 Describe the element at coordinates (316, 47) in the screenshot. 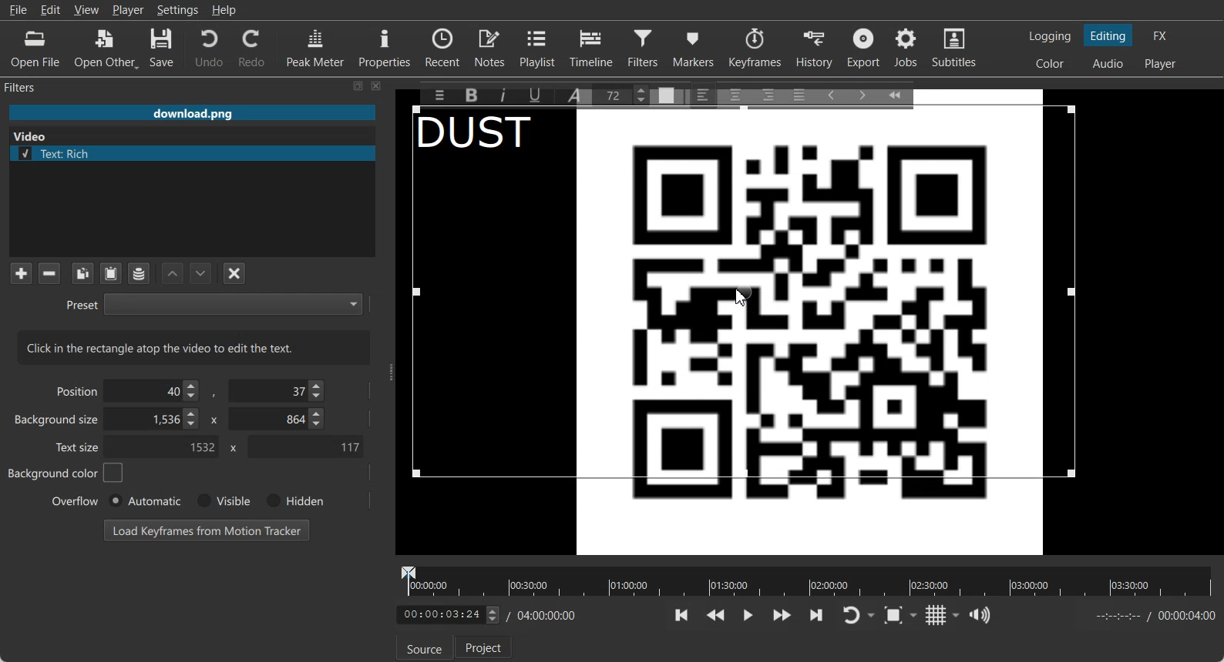

I see `Peak Meter` at that location.